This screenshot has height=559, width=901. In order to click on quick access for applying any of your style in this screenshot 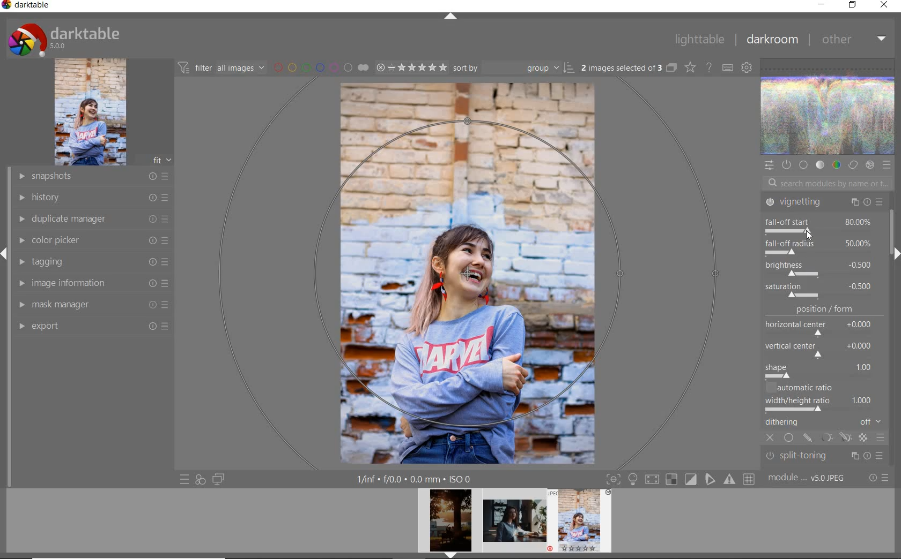, I will do `click(200, 479)`.